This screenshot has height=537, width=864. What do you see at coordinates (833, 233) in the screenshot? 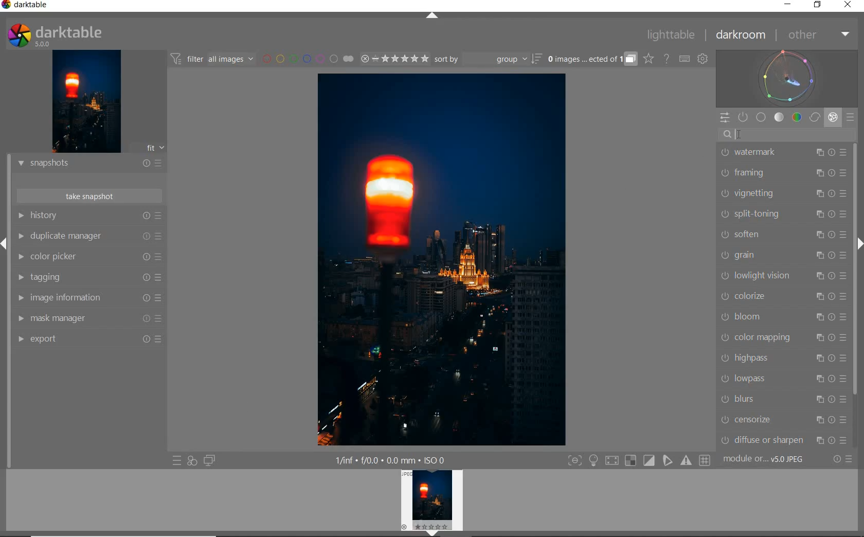
I see `Reset` at bounding box center [833, 233].